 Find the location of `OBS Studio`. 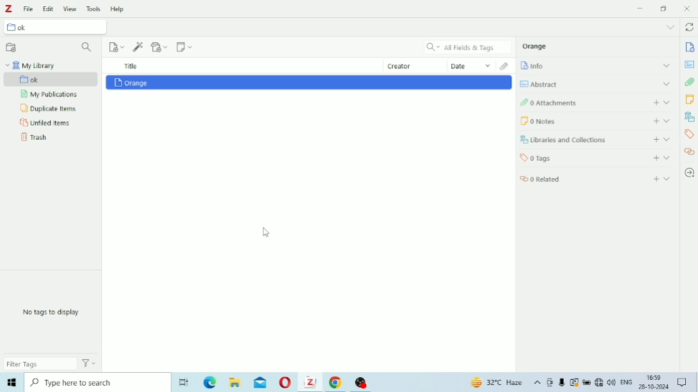

OBS Studio is located at coordinates (362, 383).